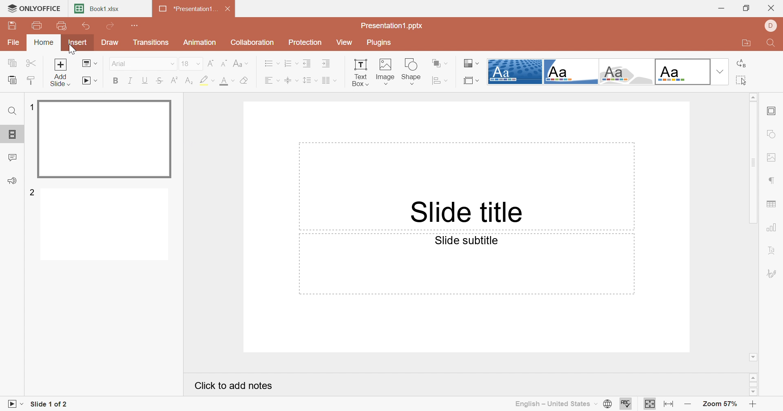 This screenshot has height=411, width=783. I want to click on Decrement font size, so click(224, 64).